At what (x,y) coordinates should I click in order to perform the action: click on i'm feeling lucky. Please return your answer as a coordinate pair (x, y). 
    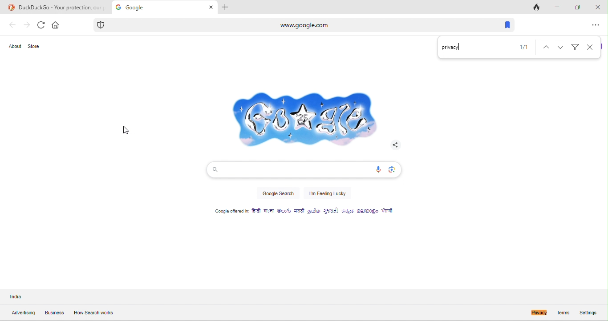
    Looking at the image, I should click on (328, 194).